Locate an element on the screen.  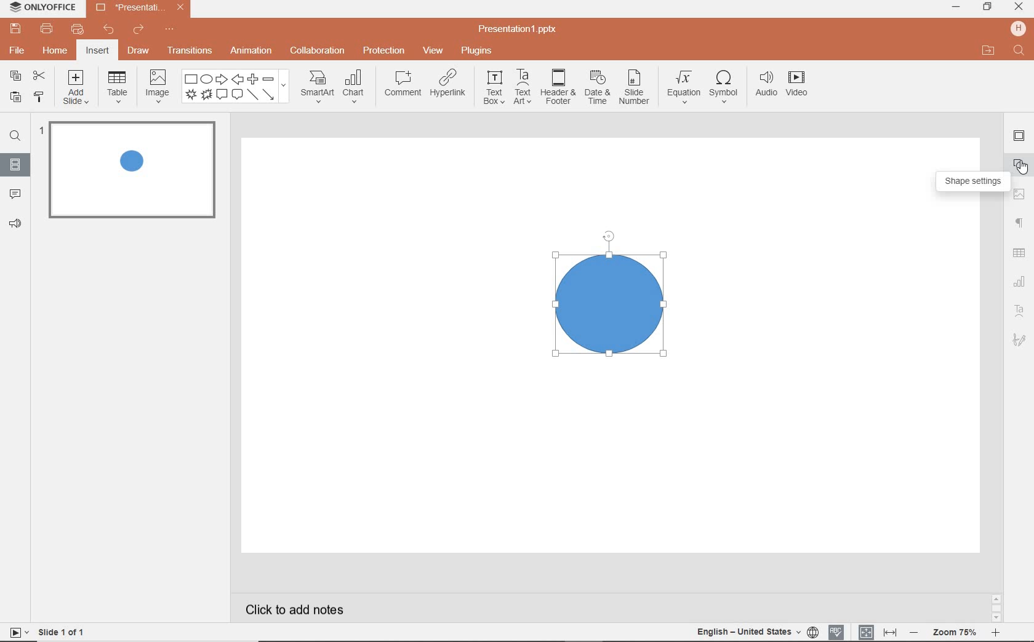
smart art is located at coordinates (317, 87).